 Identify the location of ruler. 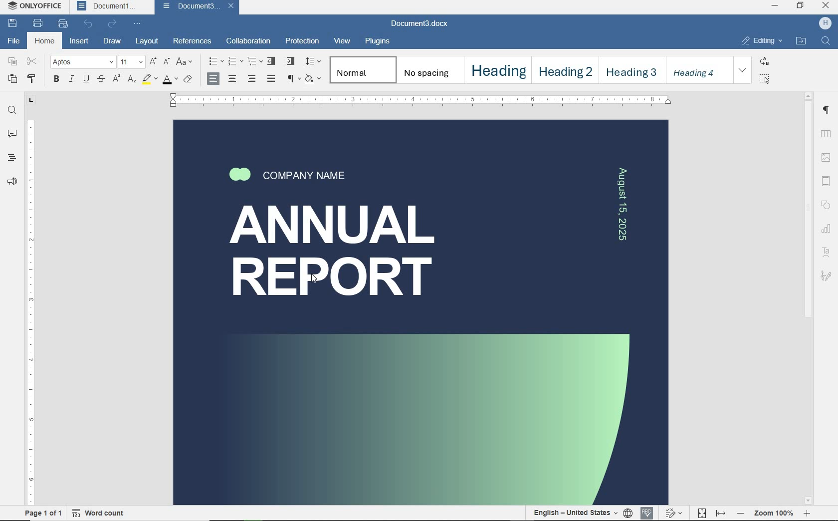
(420, 100).